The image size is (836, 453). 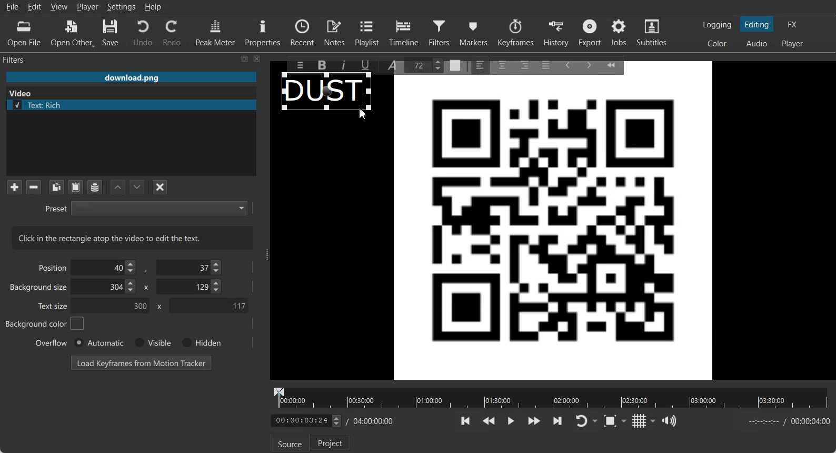 What do you see at coordinates (441, 32) in the screenshot?
I see `Filters` at bounding box center [441, 32].